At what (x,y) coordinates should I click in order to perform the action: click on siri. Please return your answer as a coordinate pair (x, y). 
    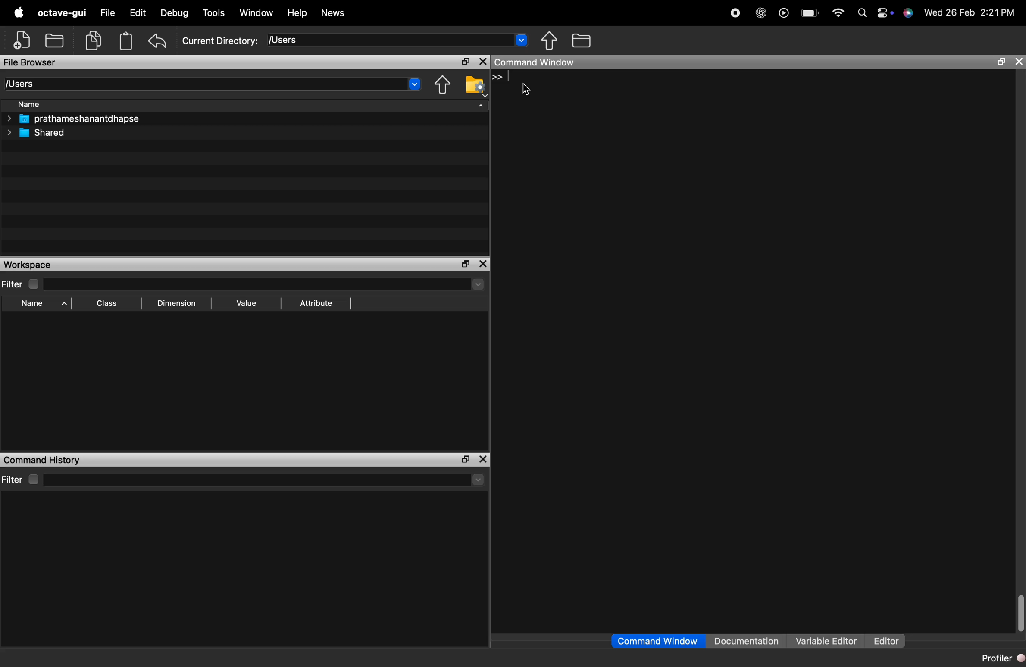
    Looking at the image, I should click on (910, 10).